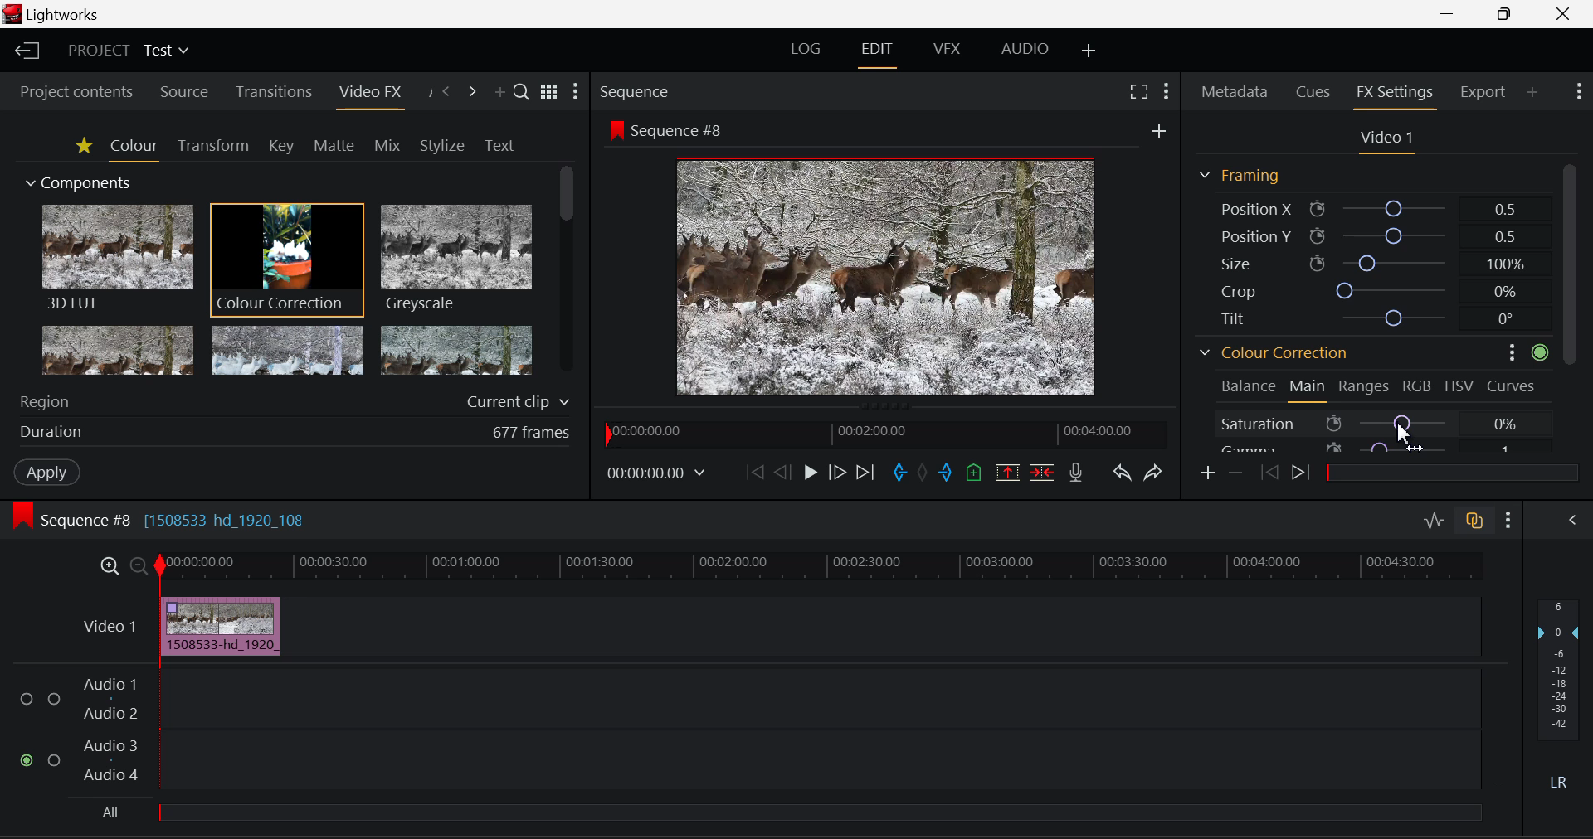  What do you see at coordinates (1417, 386) in the screenshot?
I see `RGB` at bounding box center [1417, 386].